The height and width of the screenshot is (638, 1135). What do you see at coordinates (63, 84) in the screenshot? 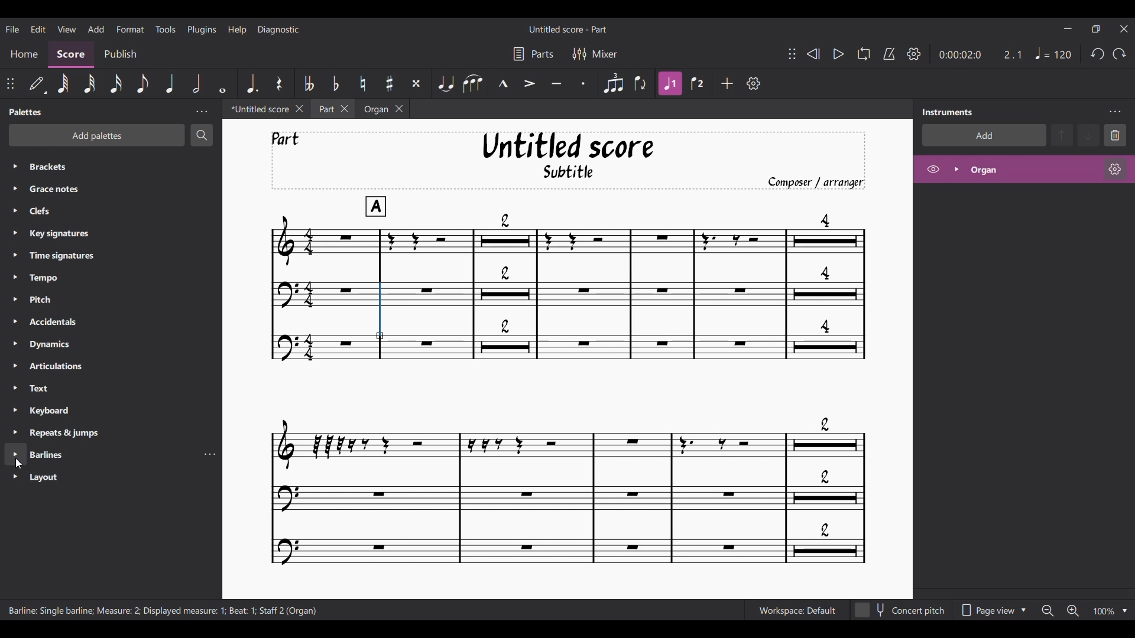
I see `64th note` at bounding box center [63, 84].